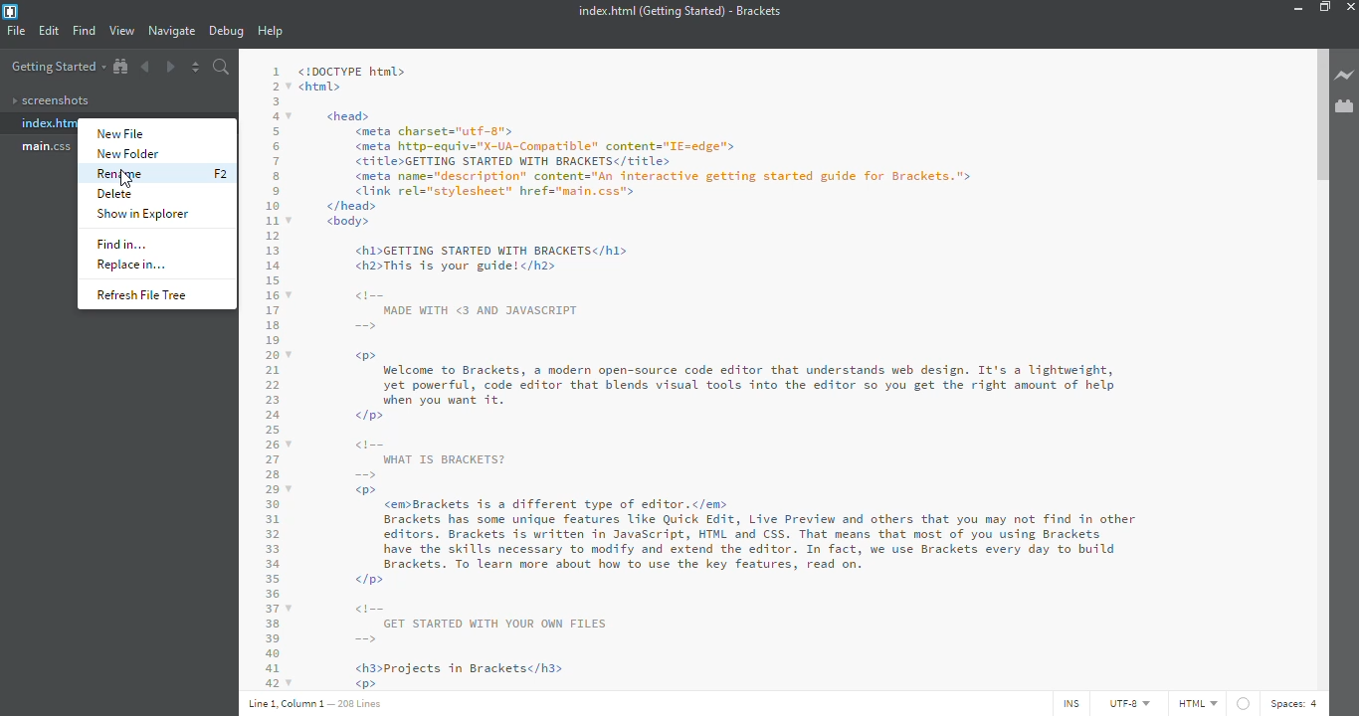 The image size is (1359, 716). I want to click on edit, so click(49, 32).